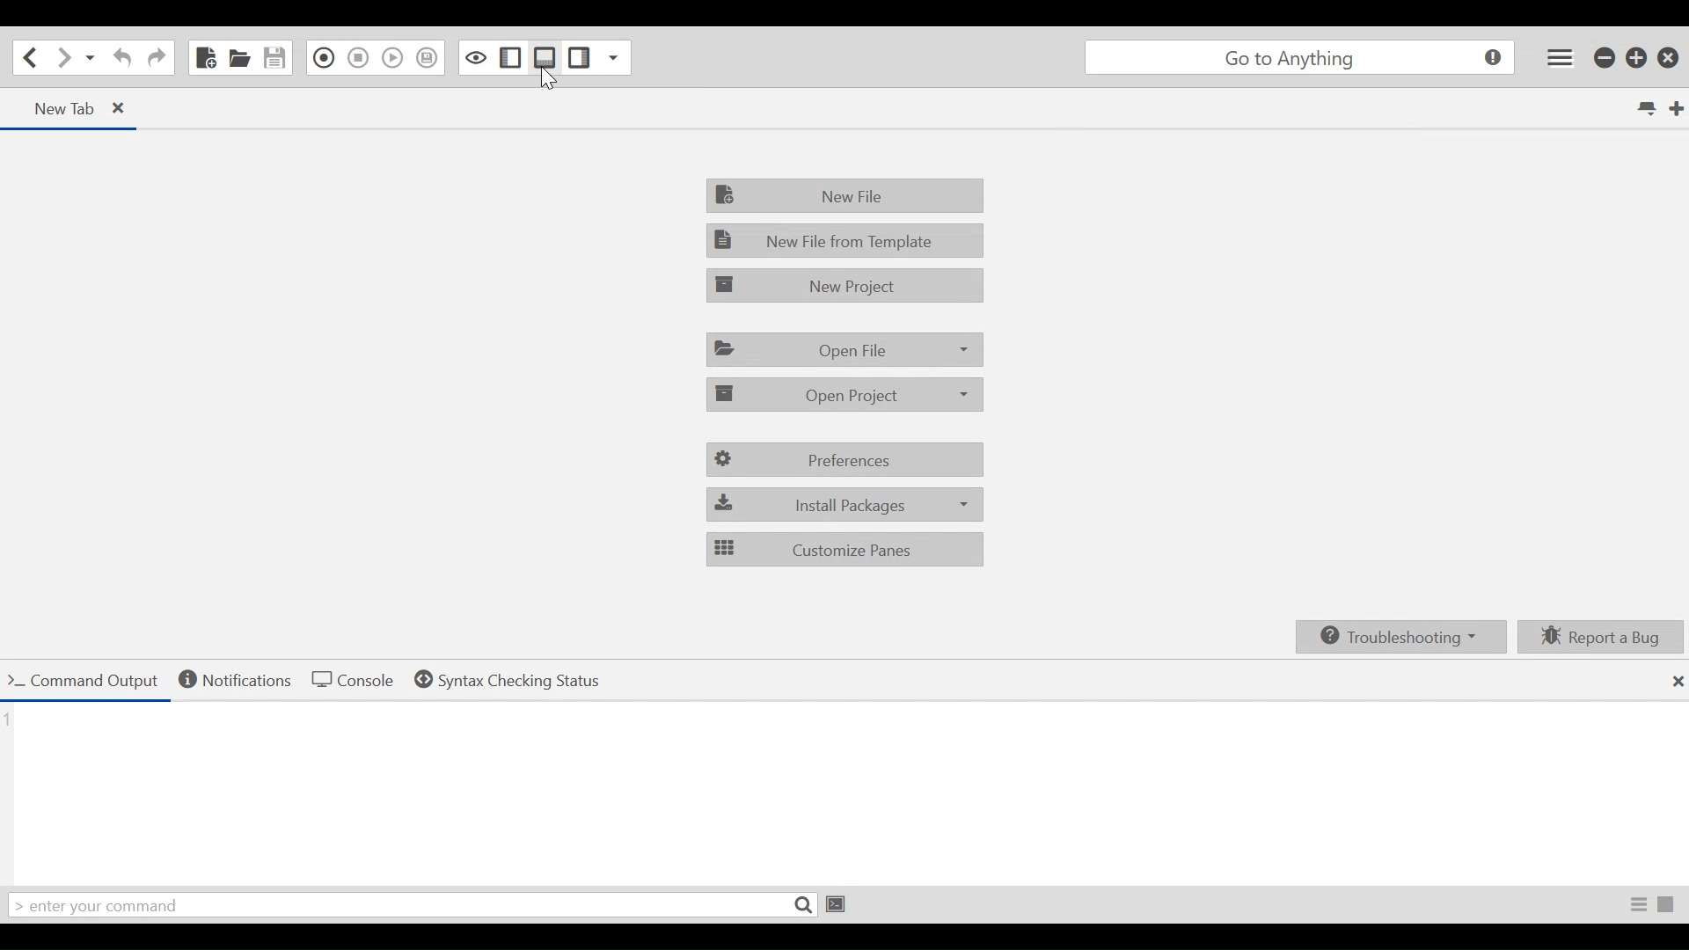 This screenshot has width=1689, height=950. I want to click on Report a bug, so click(1602, 636).